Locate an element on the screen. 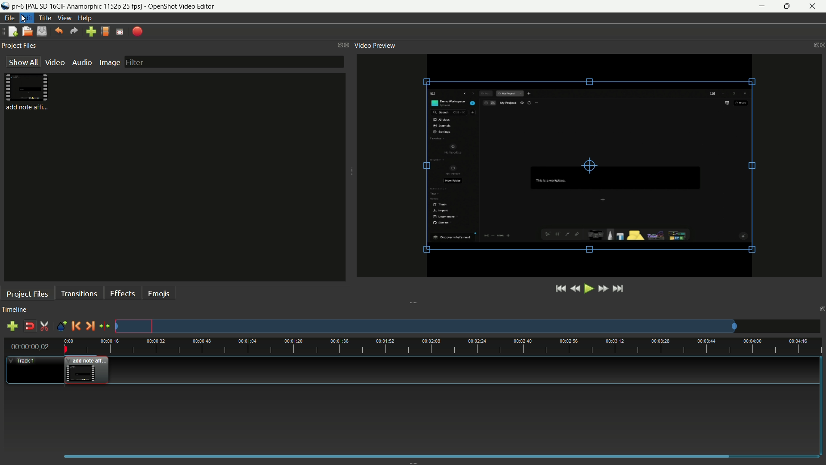 This screenshot has height=465, width=826. export is located at coordinates (138, 32).